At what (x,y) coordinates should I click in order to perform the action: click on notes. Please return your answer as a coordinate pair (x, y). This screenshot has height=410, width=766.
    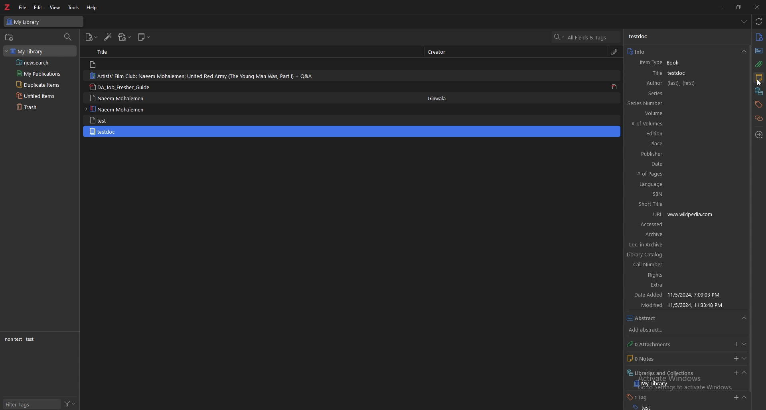
    Looking at the image, I should click on (759, 78).